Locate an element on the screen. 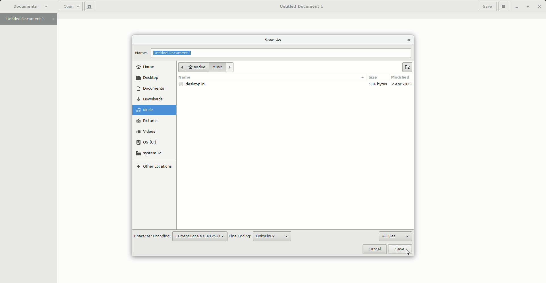  Name is located at coordinates (140, 53).